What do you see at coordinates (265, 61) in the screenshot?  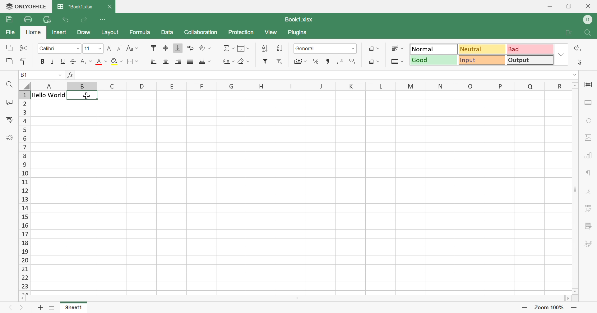 I see `Filter` at bounding box center [265, 61].